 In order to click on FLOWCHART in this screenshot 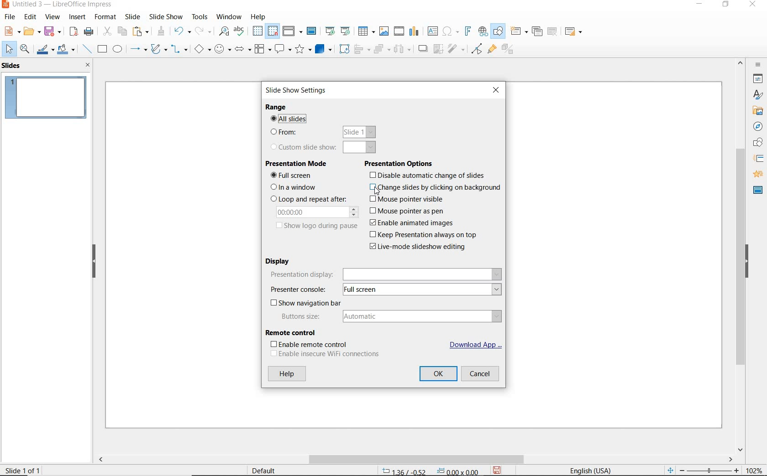, I will do `click(262, 49)`.